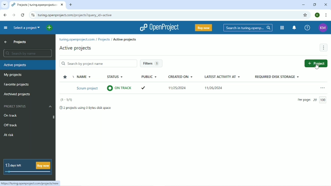 The image size is (331, 186). What do you see at coordinates (153, 64) in the screenshot?
I see `Filters 1` at bounding box center [153, 64].